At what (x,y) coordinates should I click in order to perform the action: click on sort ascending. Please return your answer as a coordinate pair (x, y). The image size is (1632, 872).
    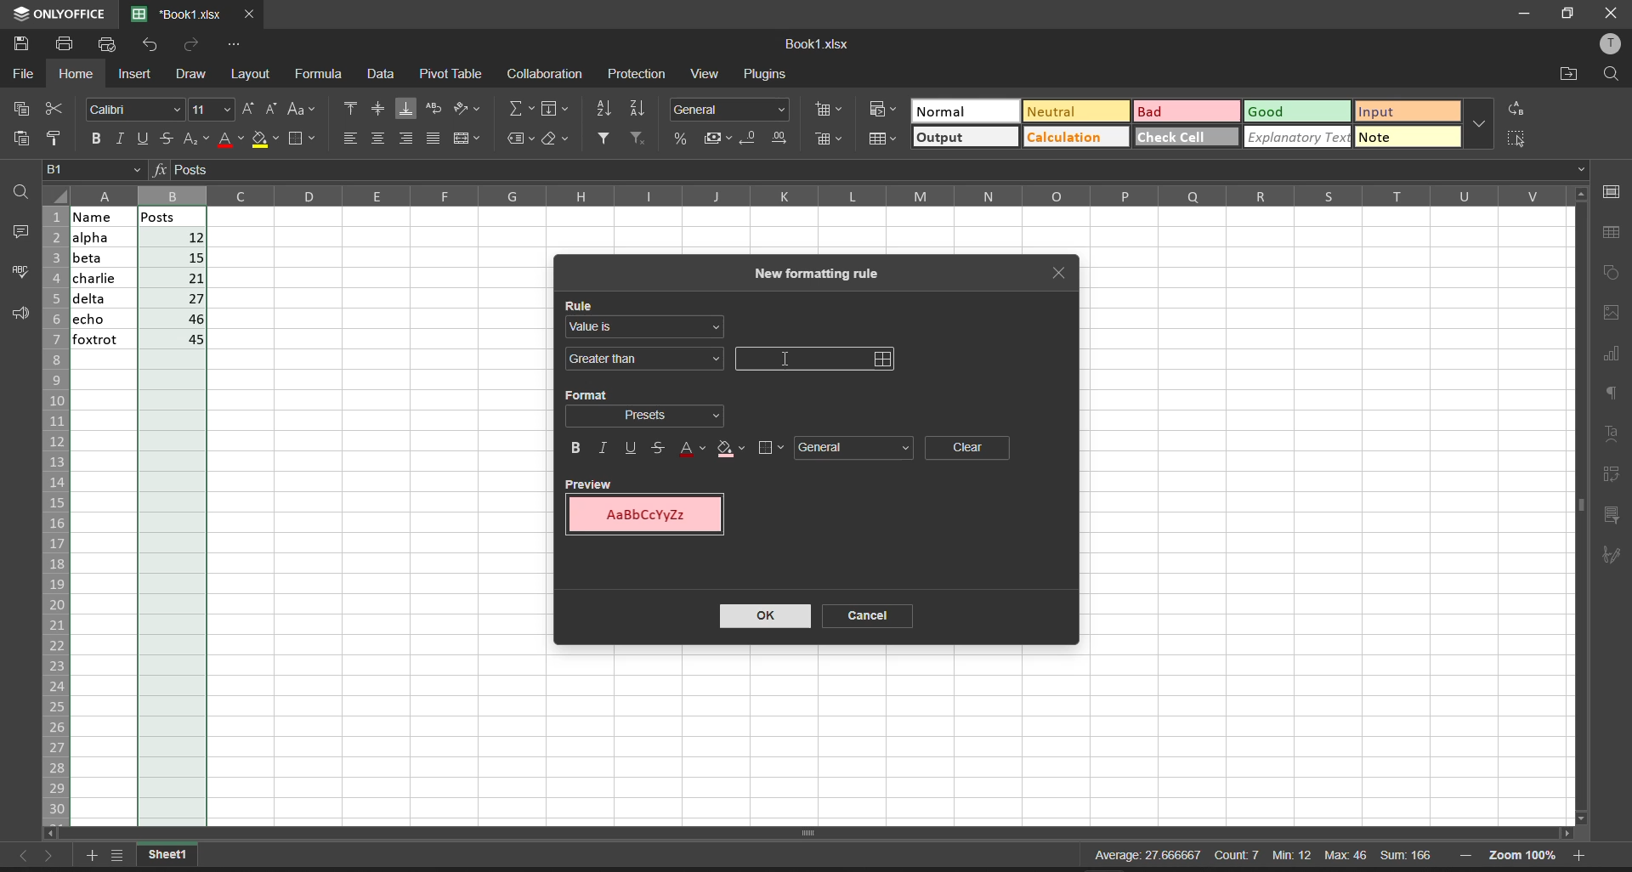
    Looking at the image, I should click on (603, 109).